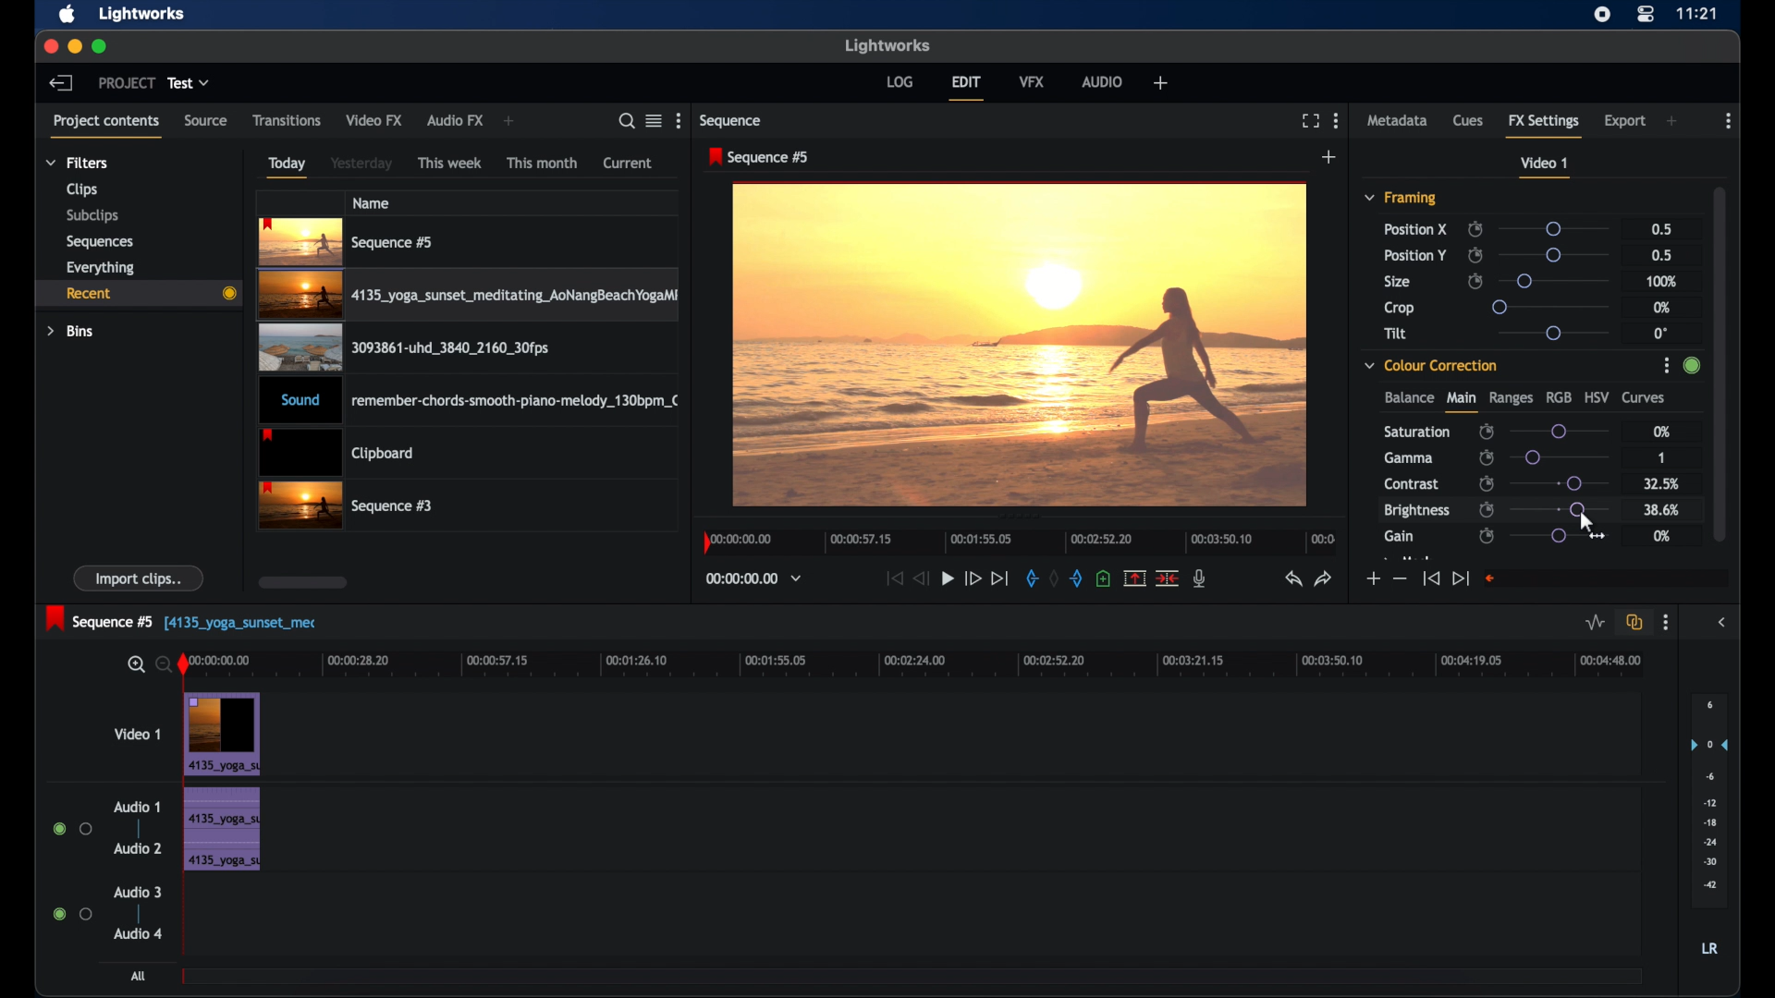  Describe the element at coordinates (1475, 229) in the screenshot. I see `enable/disable keyframes` at that location.